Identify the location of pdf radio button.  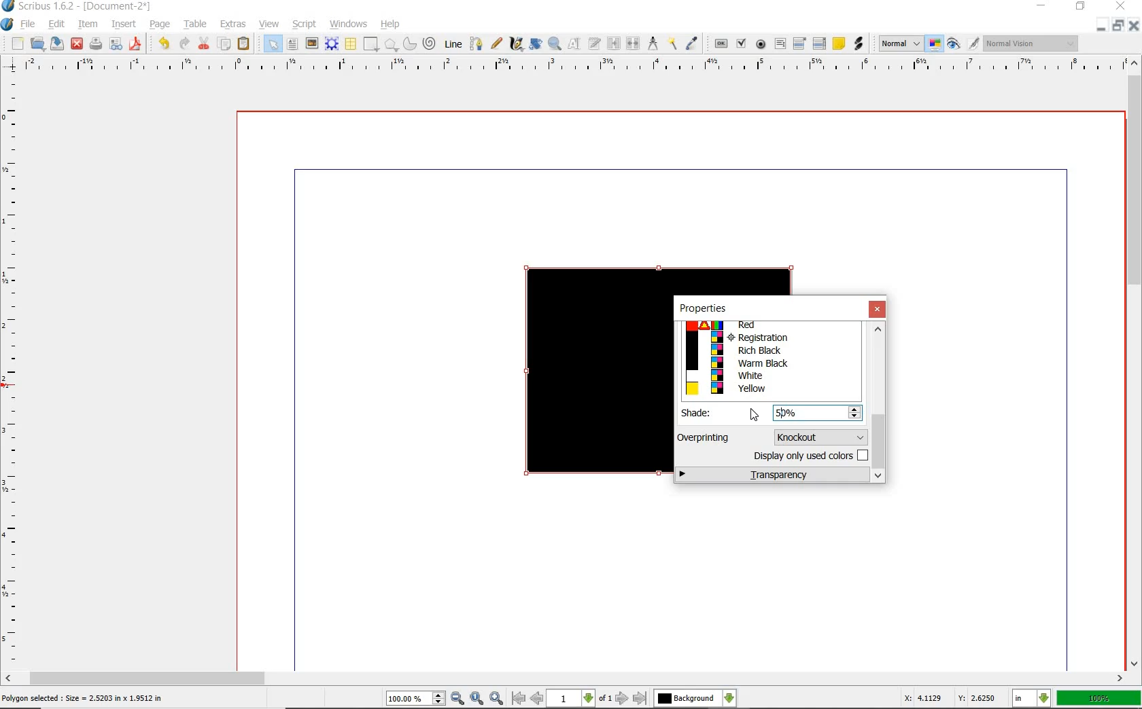
(758, 44).